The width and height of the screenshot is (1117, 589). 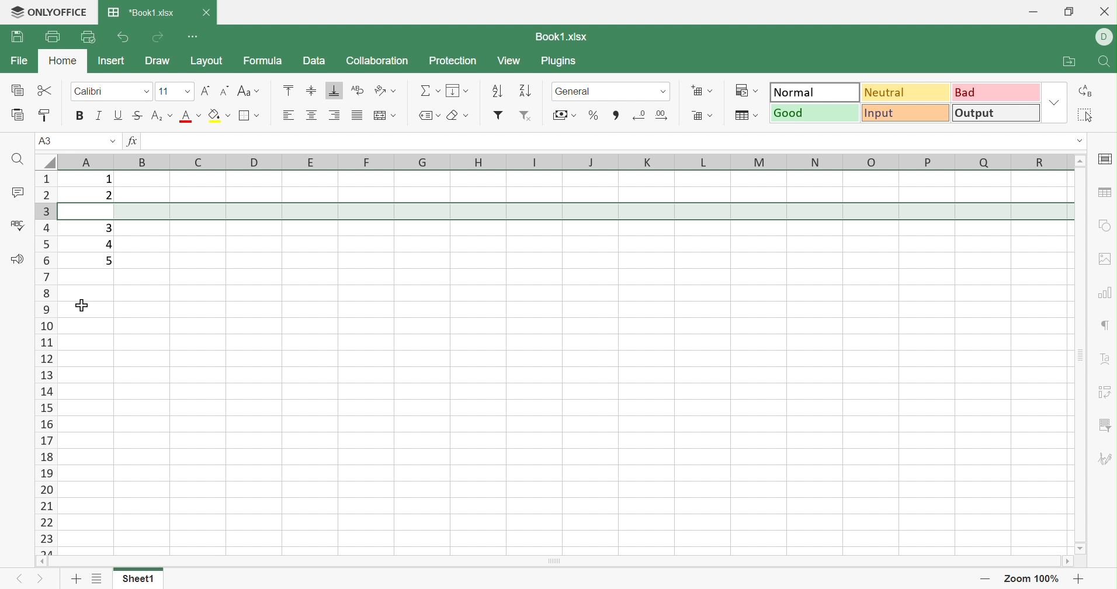 What do you see at coordinates (758, 91) in the screenshot?
I see `Drop Down` at bounding box center [758, 91].